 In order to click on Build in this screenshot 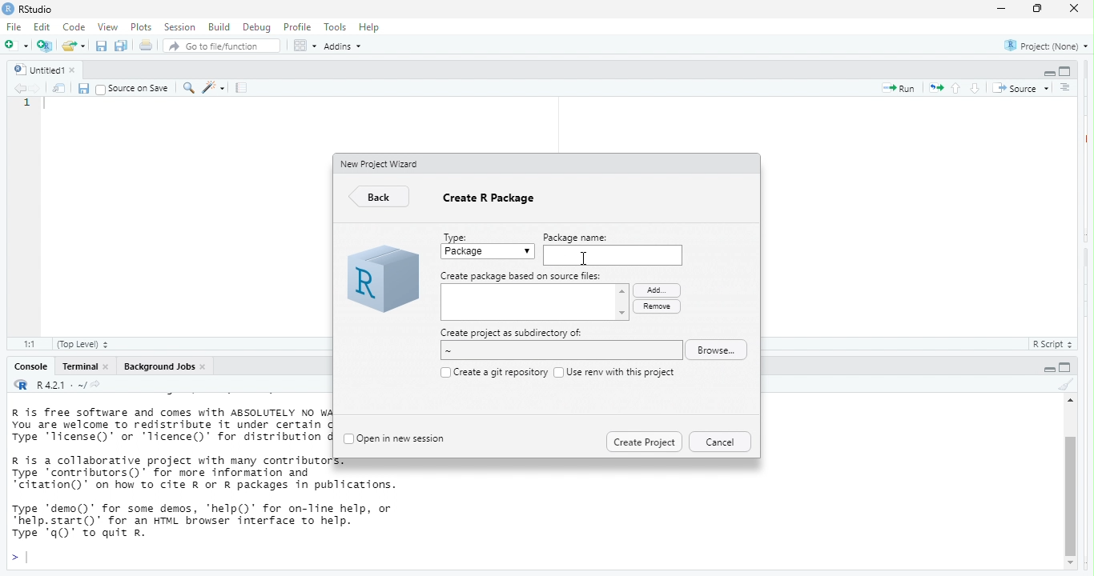, I will do `click(219, 26)`.